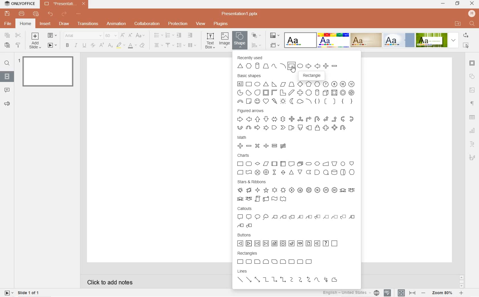 The width and height of the screenshot is (479, 297). What do you see at coordinates (249, 84) in the screenshot?
I see `Rectangle` at bounding box center [249, 84].